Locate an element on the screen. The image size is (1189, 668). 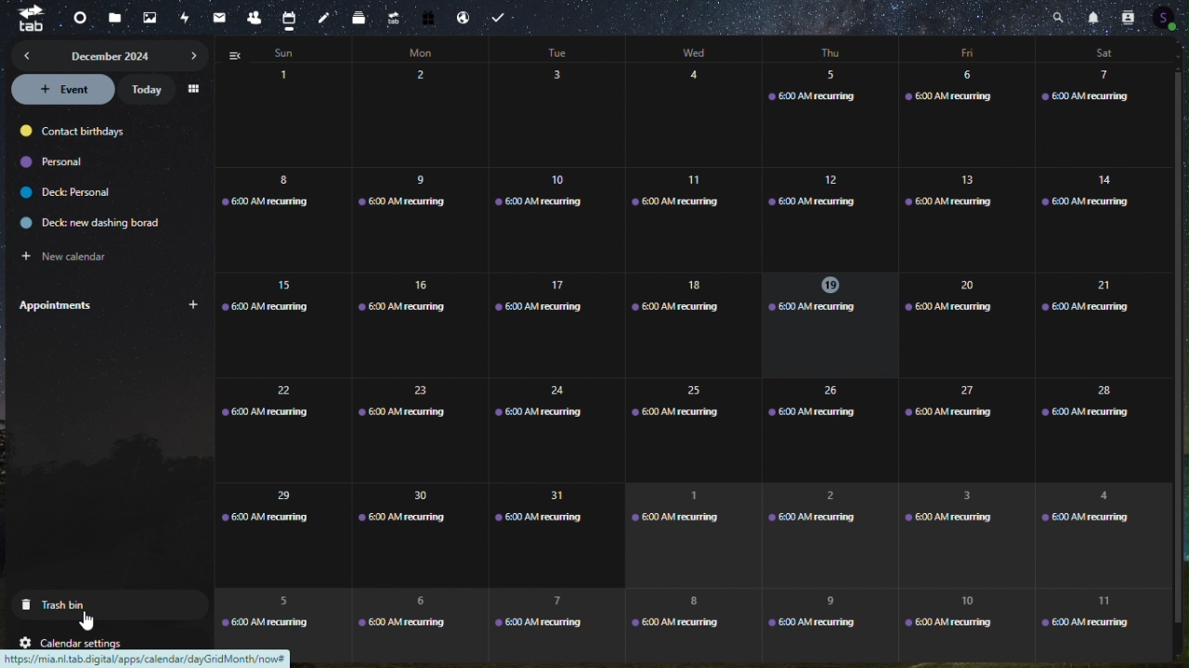
2 is located at coordinates (823, 527).